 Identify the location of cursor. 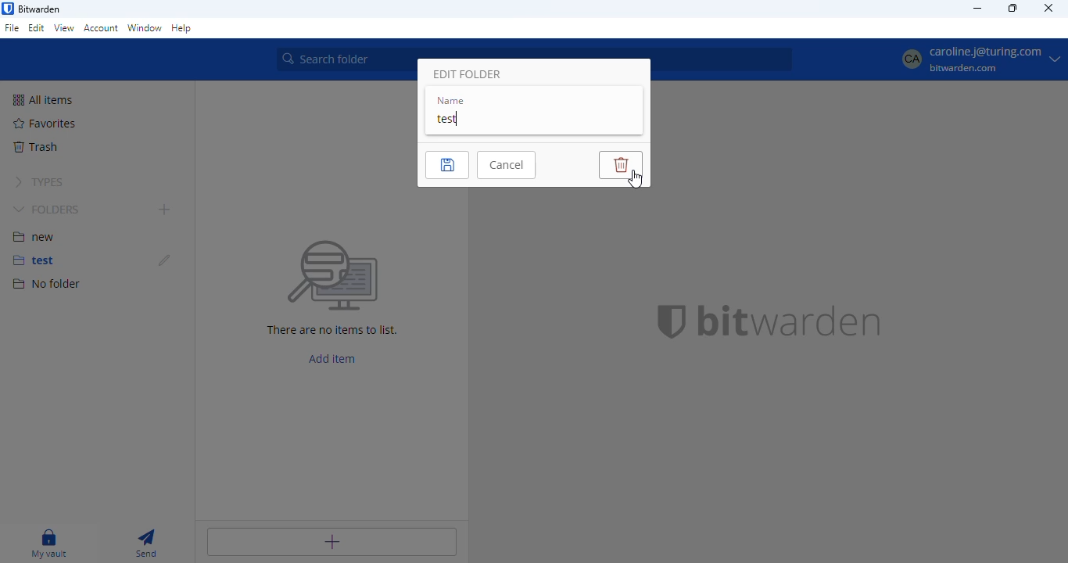
(635, 178).